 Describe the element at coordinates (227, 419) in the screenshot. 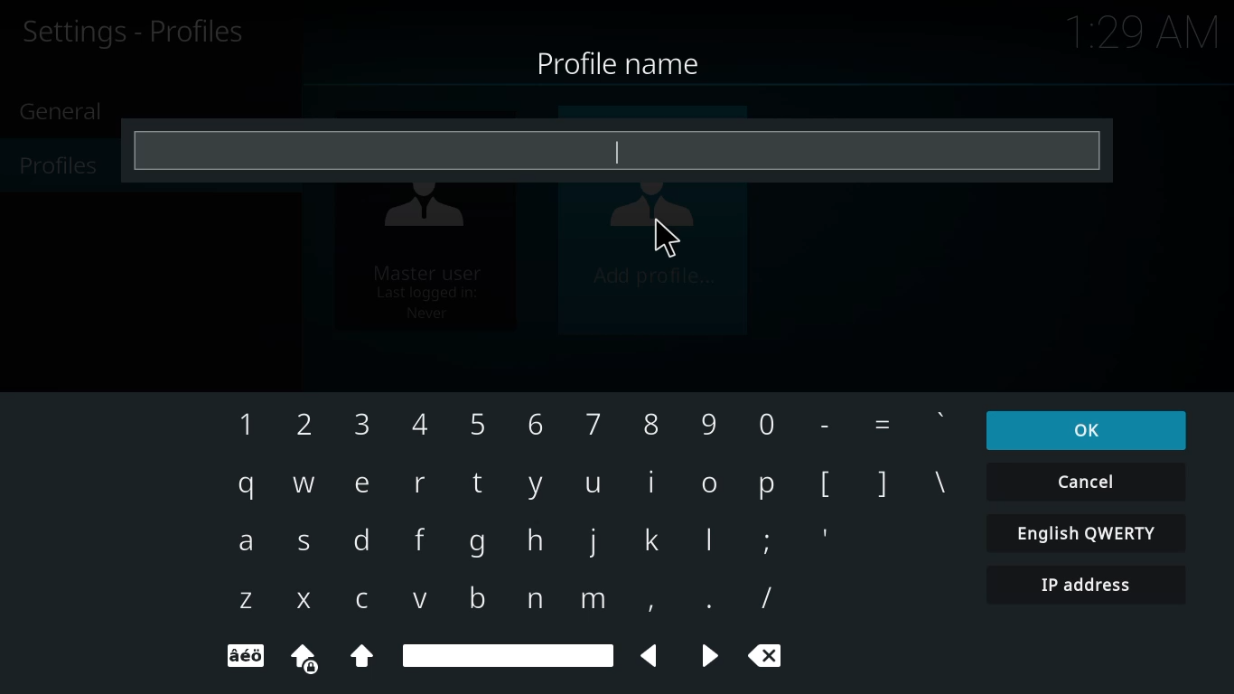

I see `1` at that location.